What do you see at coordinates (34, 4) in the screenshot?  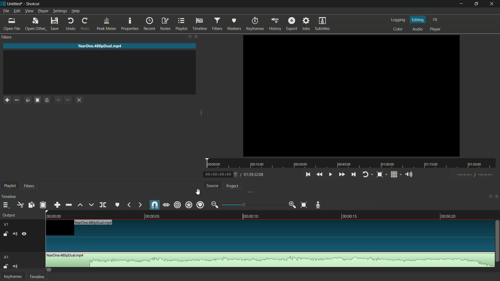 I see `app name` at bounding box center [34, 4].